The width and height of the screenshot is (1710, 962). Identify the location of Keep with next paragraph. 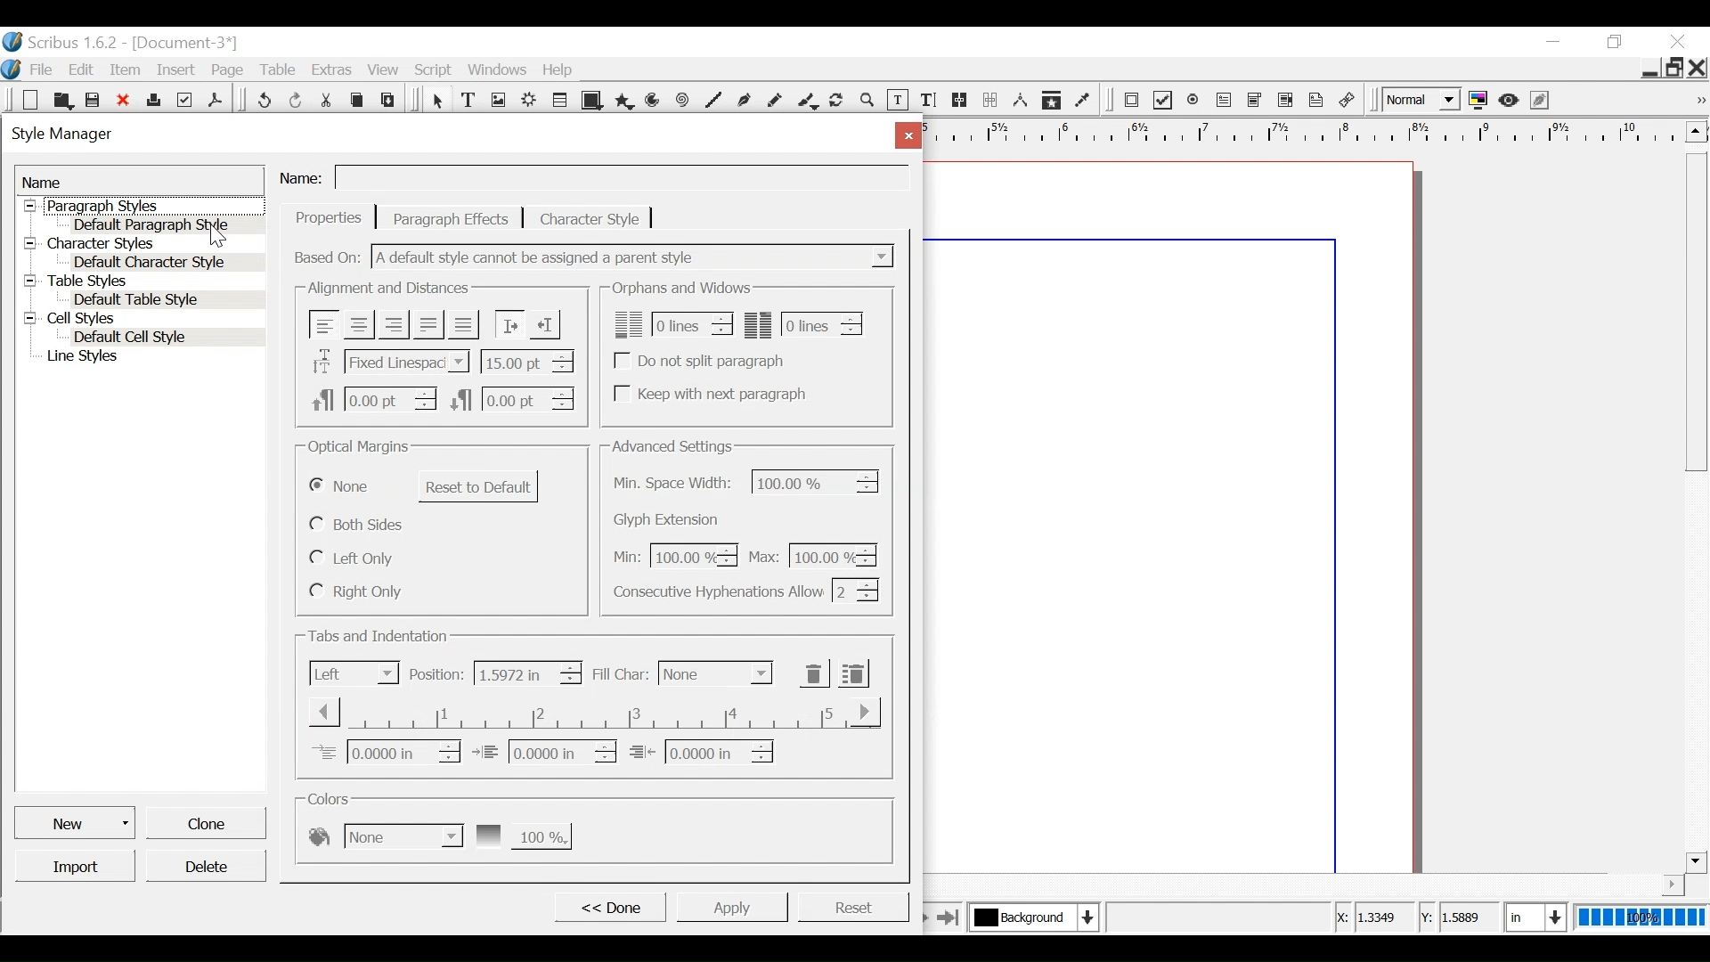
(708, 393).